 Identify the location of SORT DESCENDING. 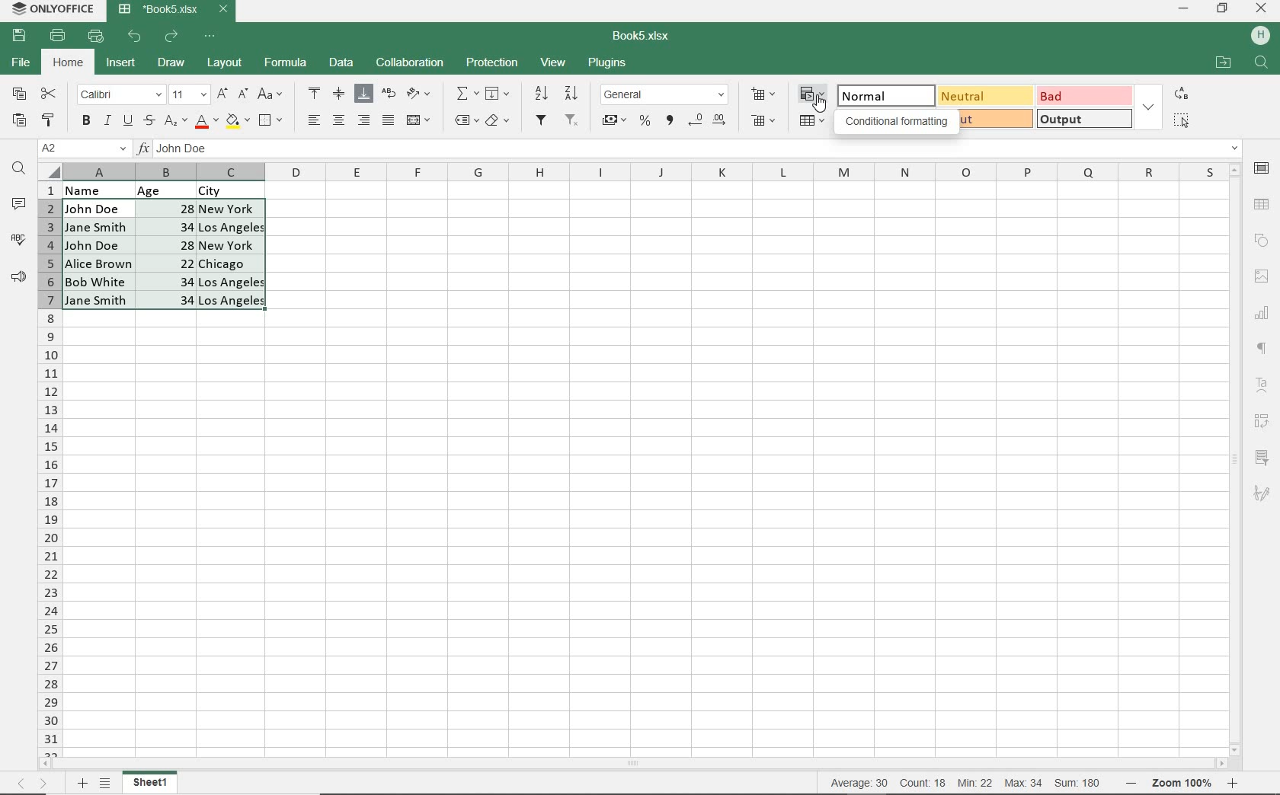
(573, 93).